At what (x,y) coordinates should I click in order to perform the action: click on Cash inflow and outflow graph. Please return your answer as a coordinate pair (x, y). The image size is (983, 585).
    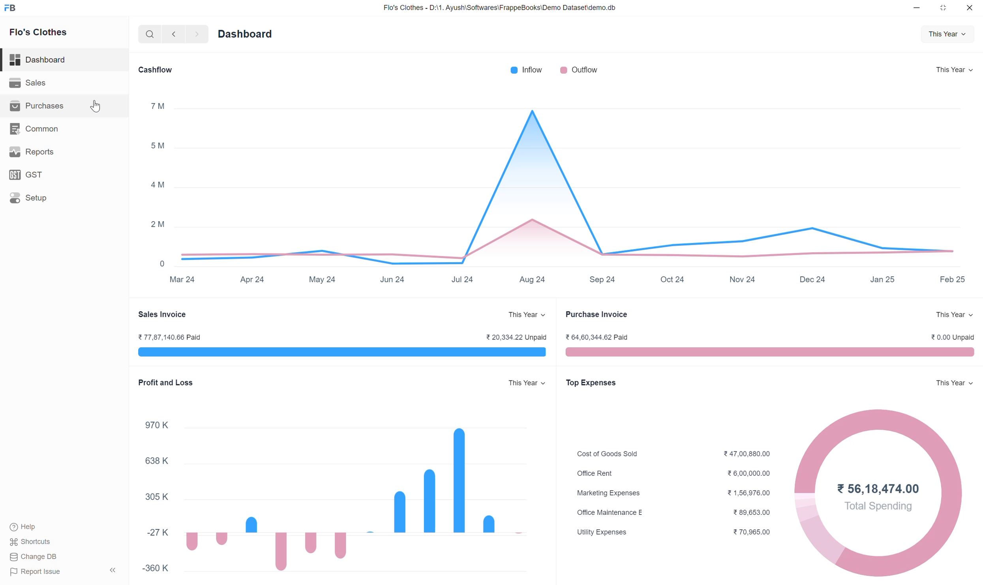
    Looking at the image, I should click on (571, 177).